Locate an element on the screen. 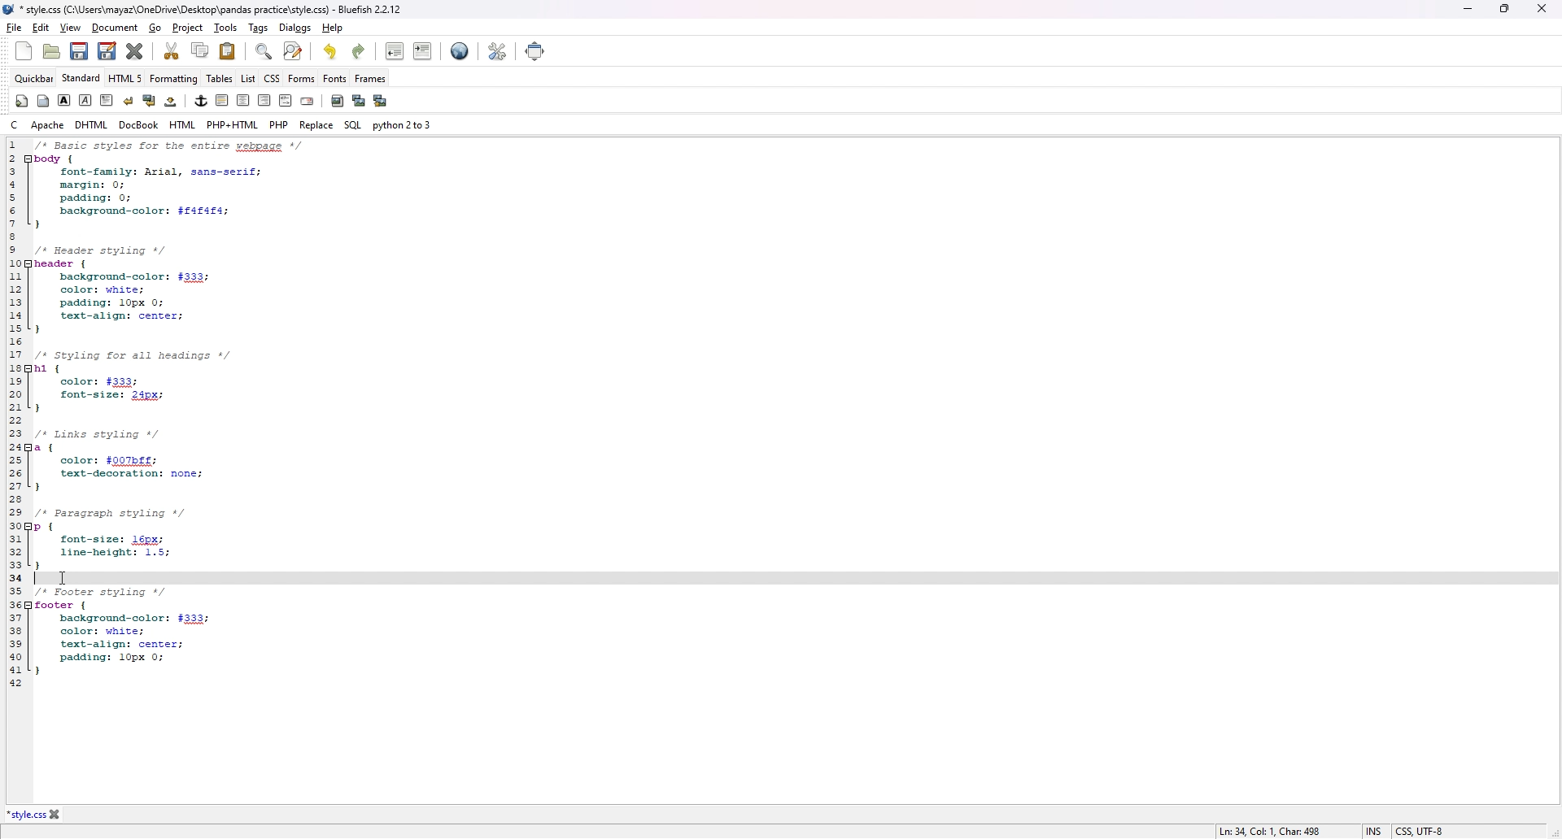 This screenshot has height=839, width=1562. insert thumbnail is located at coordinates (358, 102).